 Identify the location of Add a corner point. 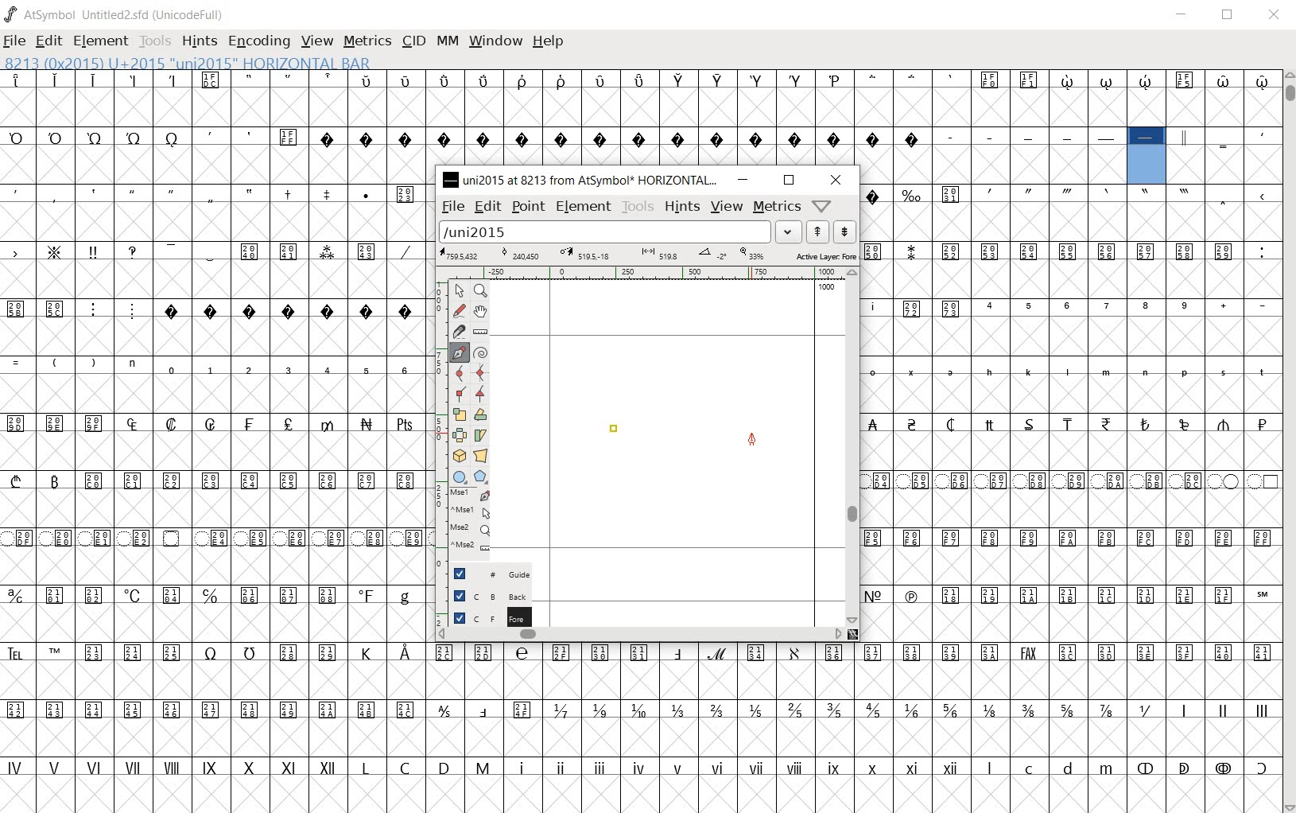
(459, 395).